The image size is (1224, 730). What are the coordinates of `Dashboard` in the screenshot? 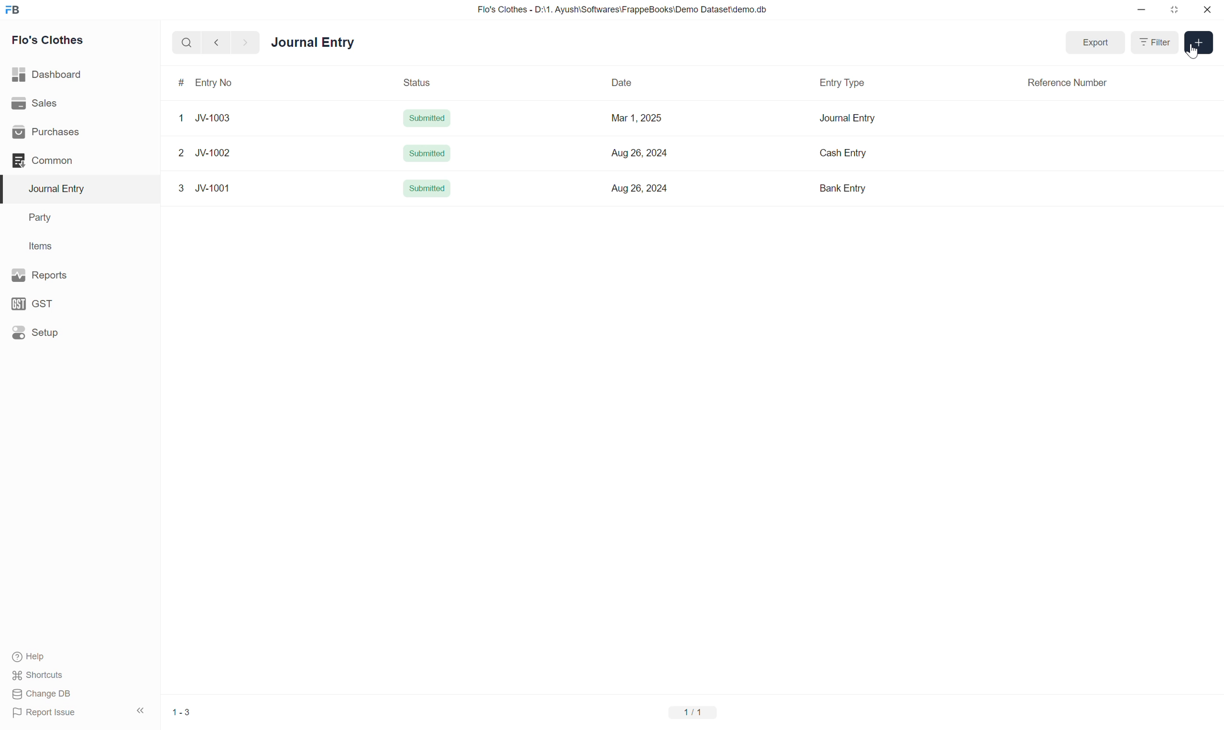 It's located at (48, 74).